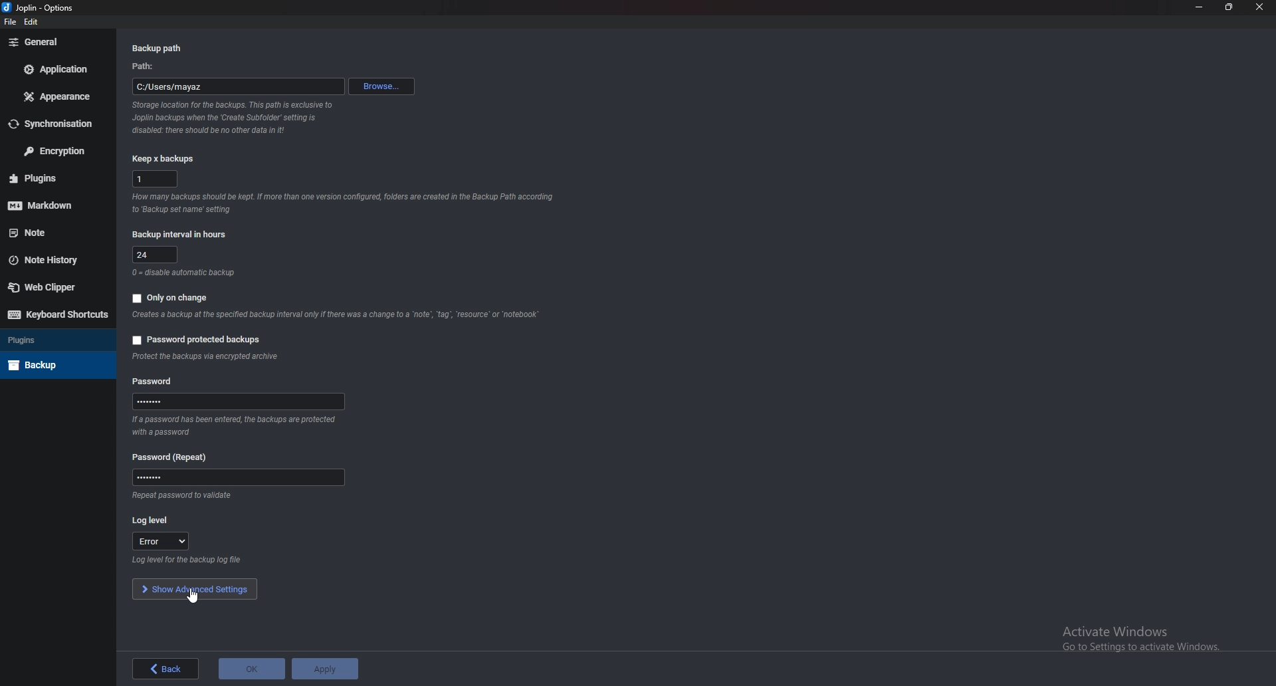  I want to click on Password protected backups, so click(201, 340).